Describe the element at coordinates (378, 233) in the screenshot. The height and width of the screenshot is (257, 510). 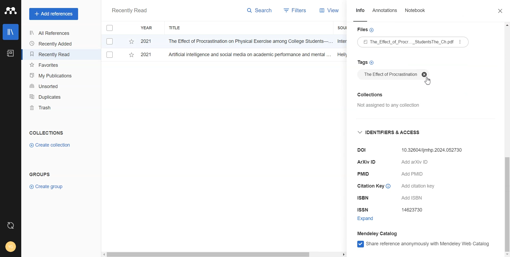
I see `Mendeley Catalog` at that location.